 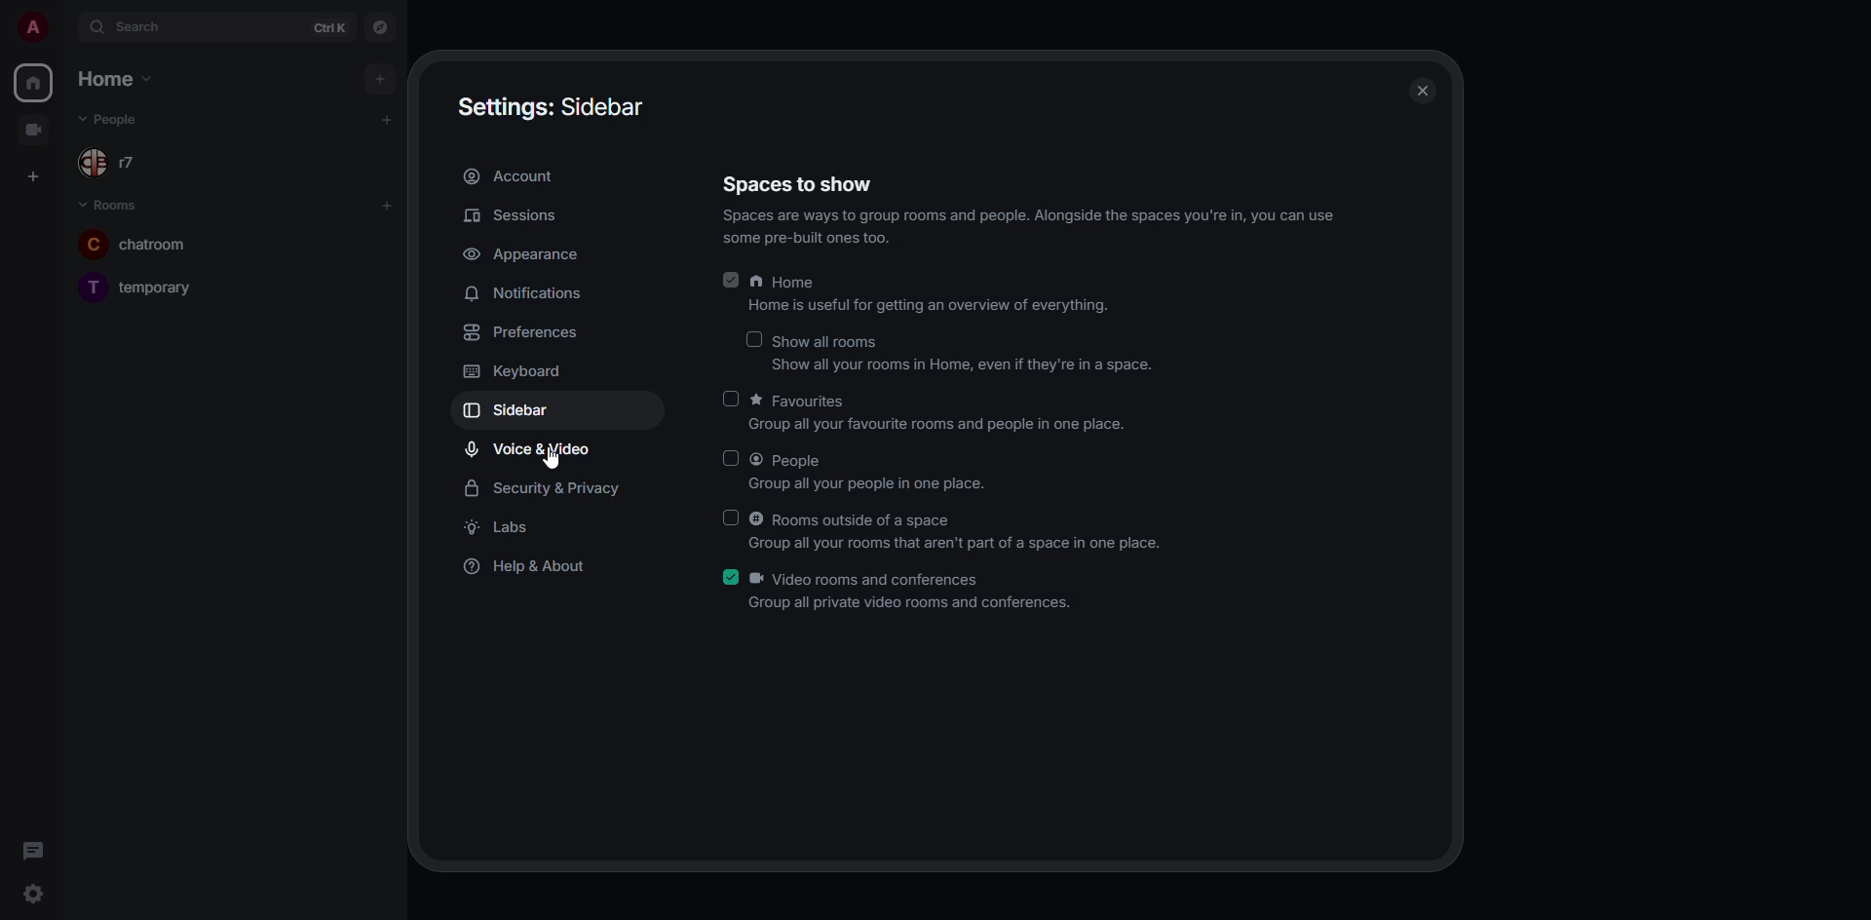 I want to click on home, so click(x=934, y=297).